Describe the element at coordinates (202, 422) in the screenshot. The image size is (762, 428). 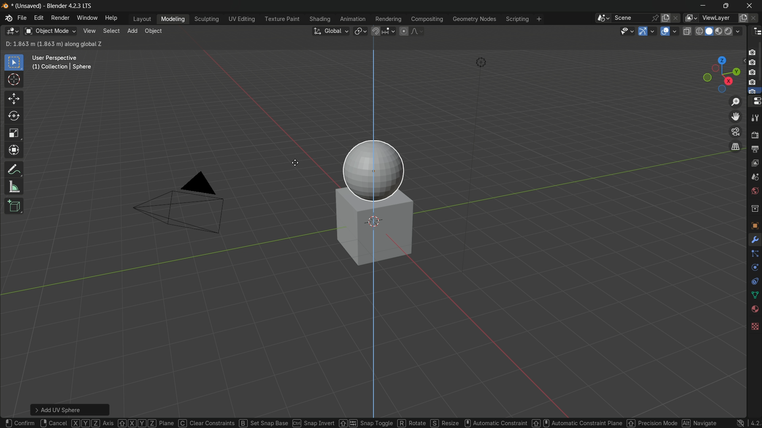
I see `Set Snap Base` at that location.